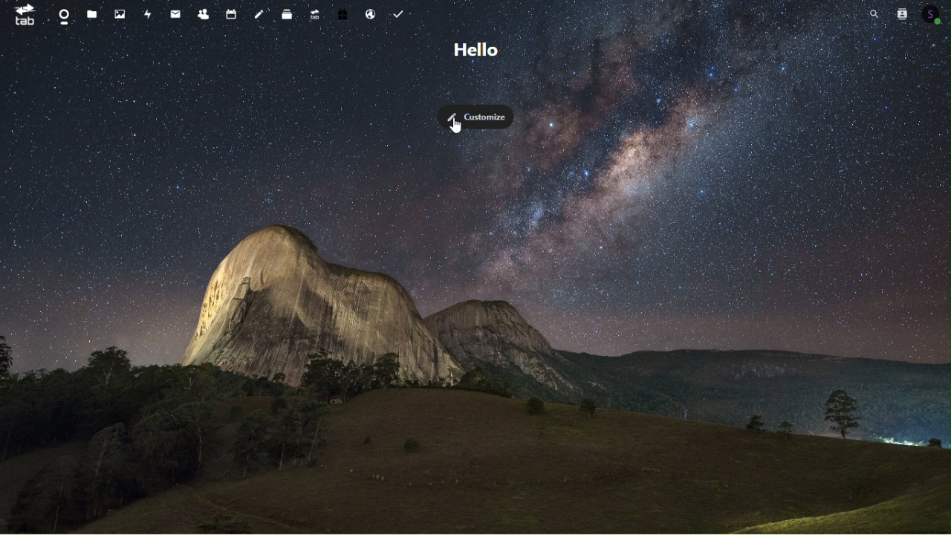  I want to click on Email hosting, so click(370, 11).